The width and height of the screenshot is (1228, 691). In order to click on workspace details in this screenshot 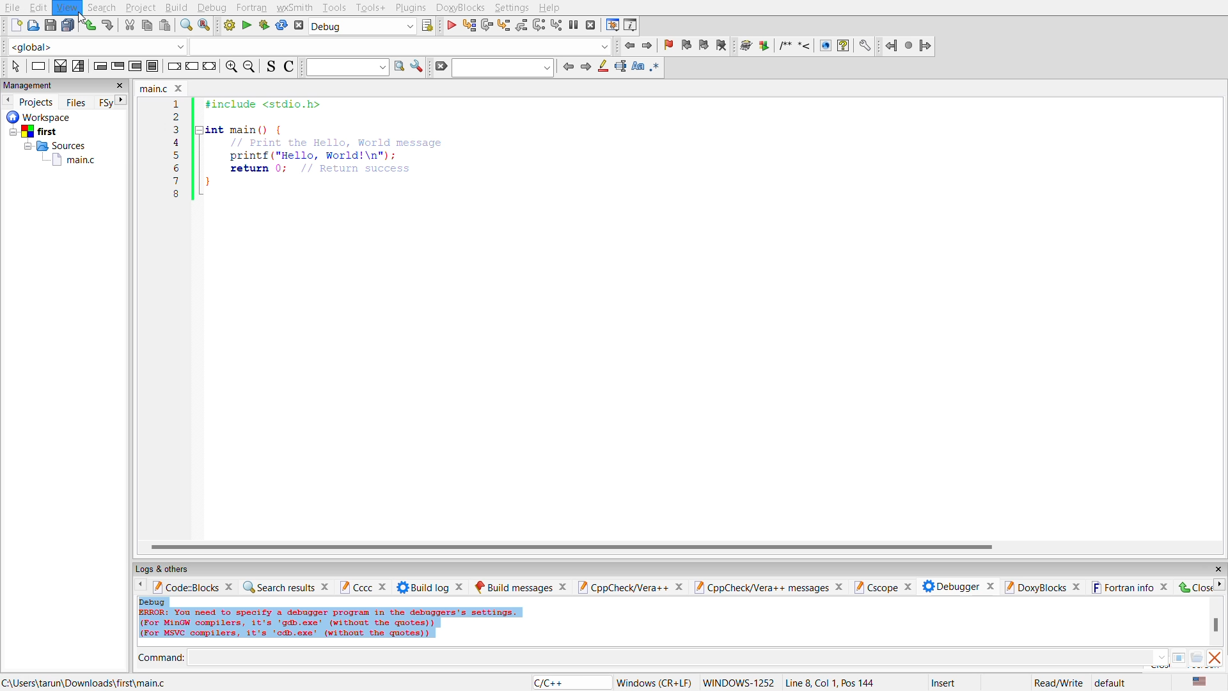, I will do `click(49, 116)`.